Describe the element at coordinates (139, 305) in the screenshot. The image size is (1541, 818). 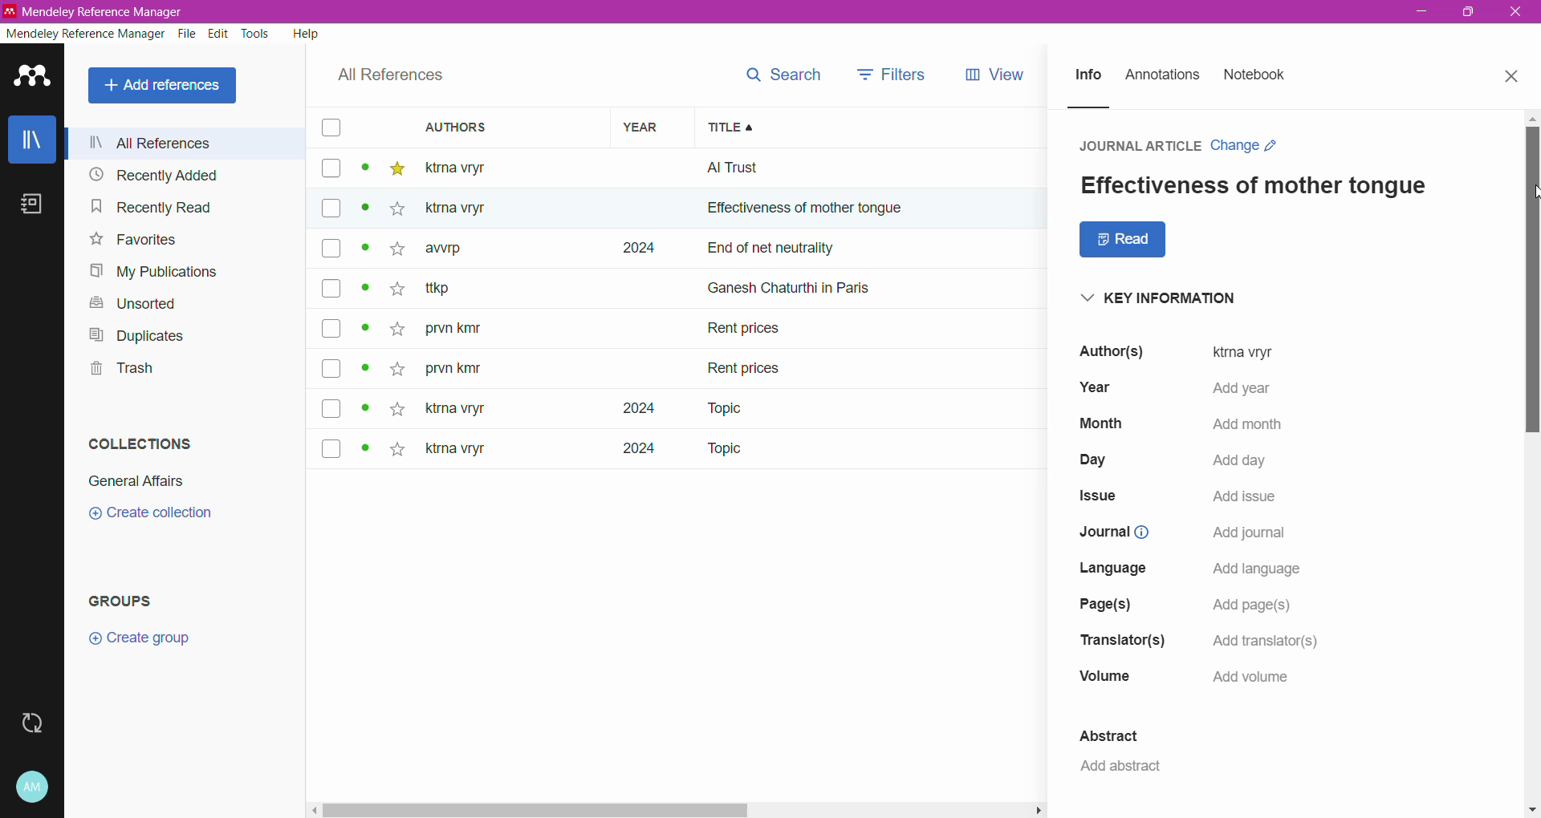
I see `Unsorted` at that location.